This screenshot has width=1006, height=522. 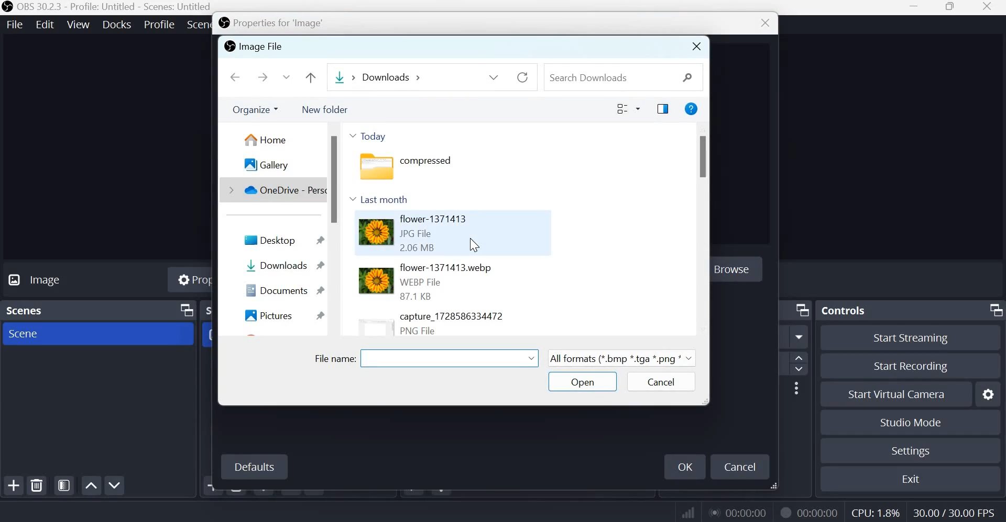 I want to click on Browse, so click(x=741, y=271).